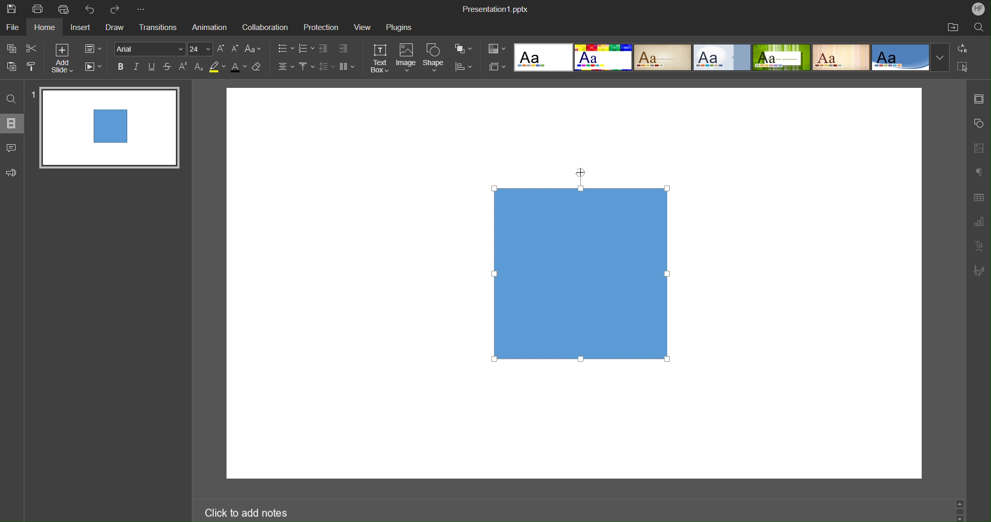  Describe the element at coordinates (93, 48) in the screenshot. I see `Slide Settings` at that location.